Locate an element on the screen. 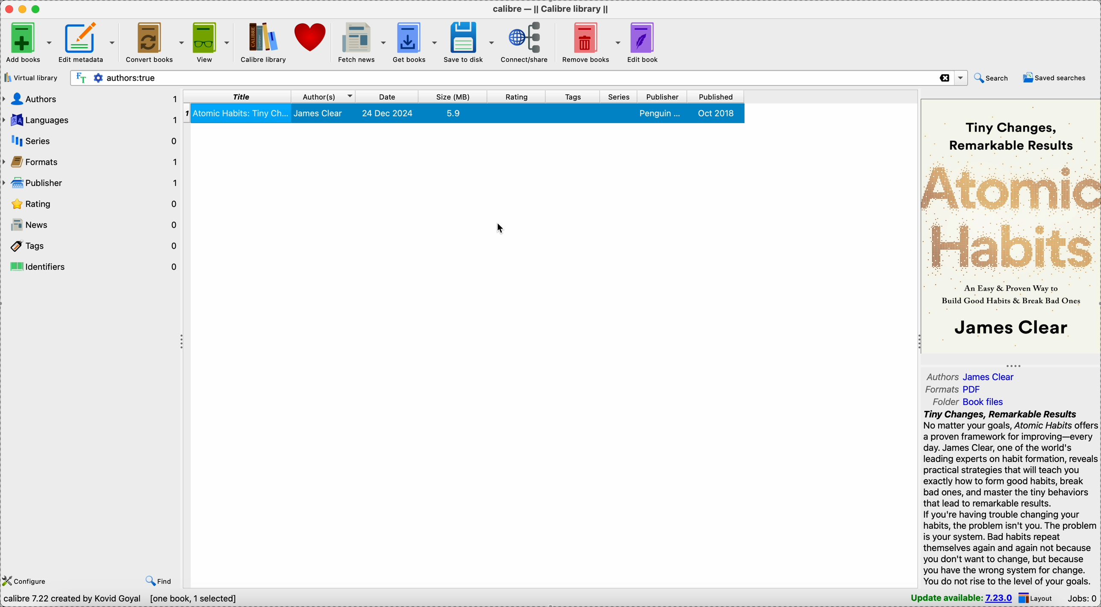 This screenshot has height=607, width=1101. find is located at coordinates (159, 581).